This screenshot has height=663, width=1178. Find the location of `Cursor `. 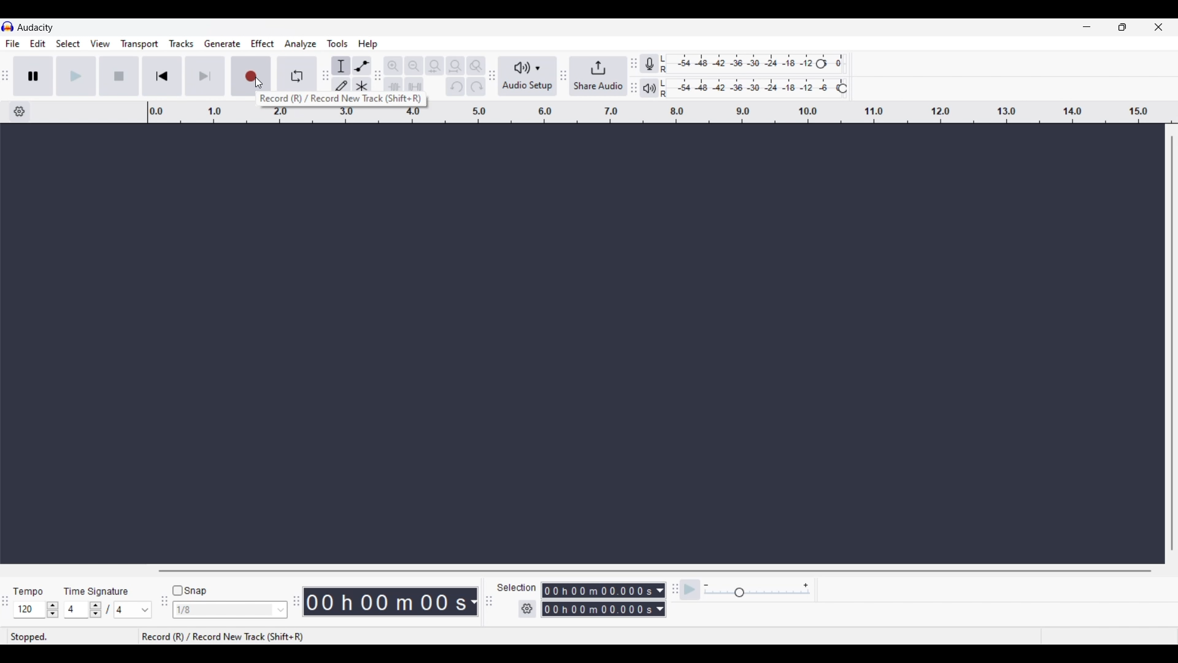

Cursor  is located at coordinates (261, 83).